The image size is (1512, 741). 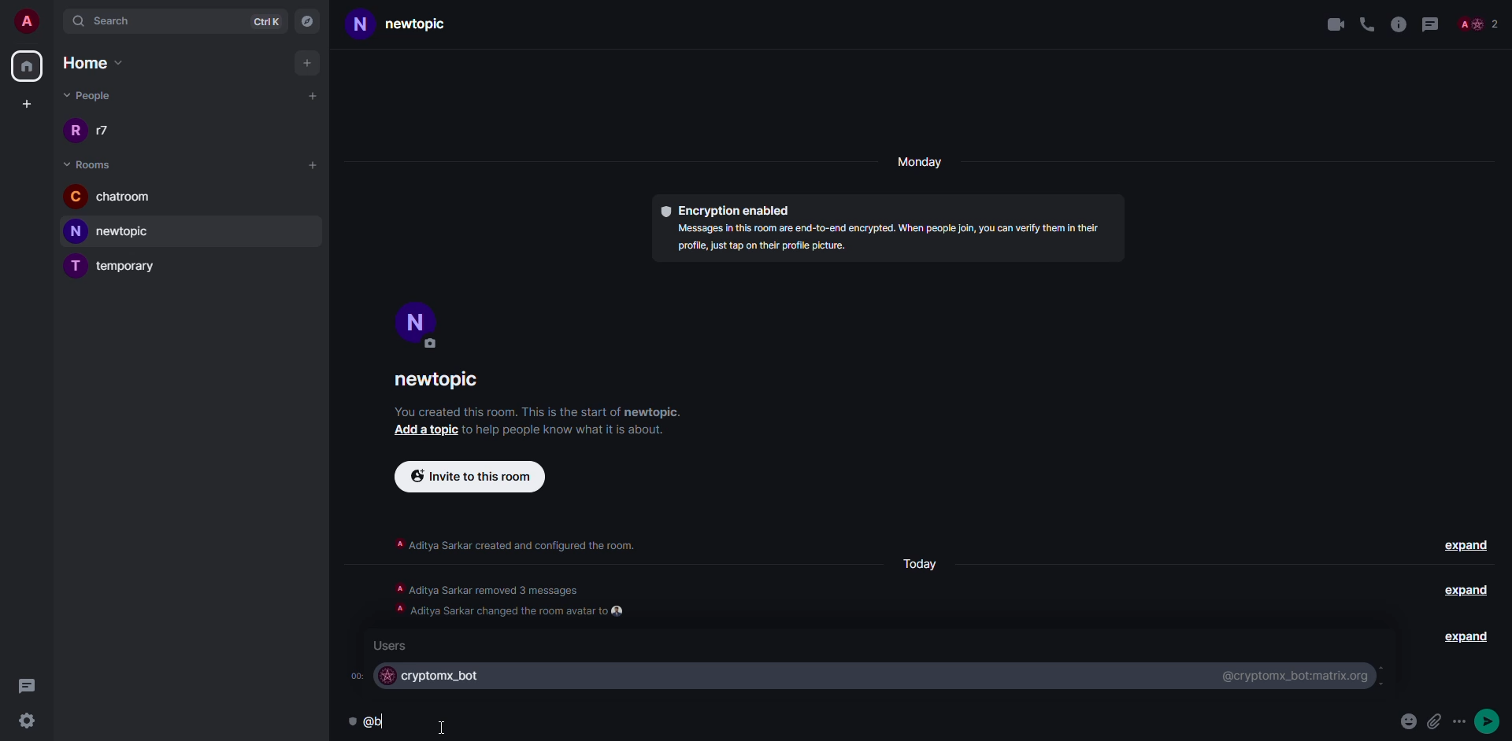 What do you see at coordinates (432, 677) in the screenshot?
I see `cryptomx_bot` at bounding box center [432, 677].